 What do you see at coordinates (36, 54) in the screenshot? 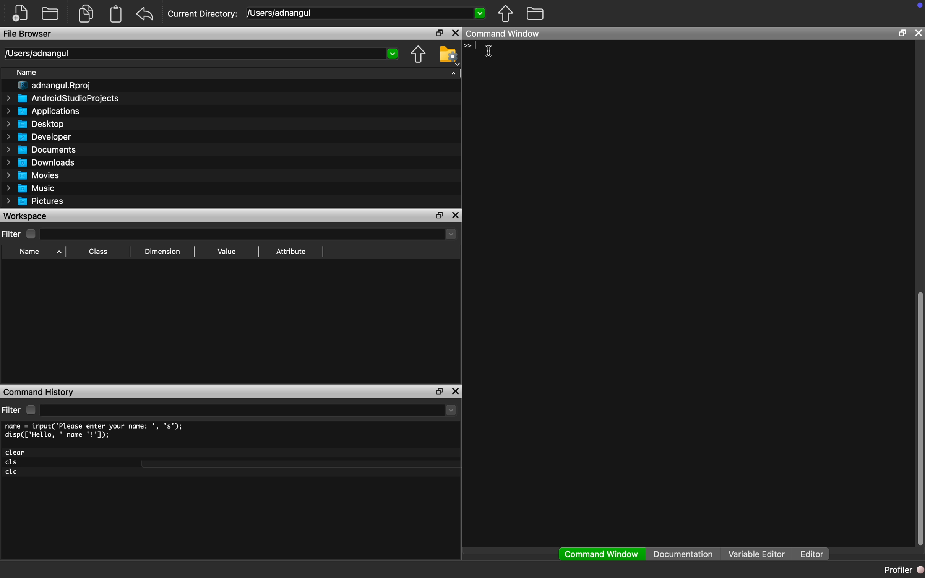
I see `Users/adnangul` at bounding box center [36, 54].